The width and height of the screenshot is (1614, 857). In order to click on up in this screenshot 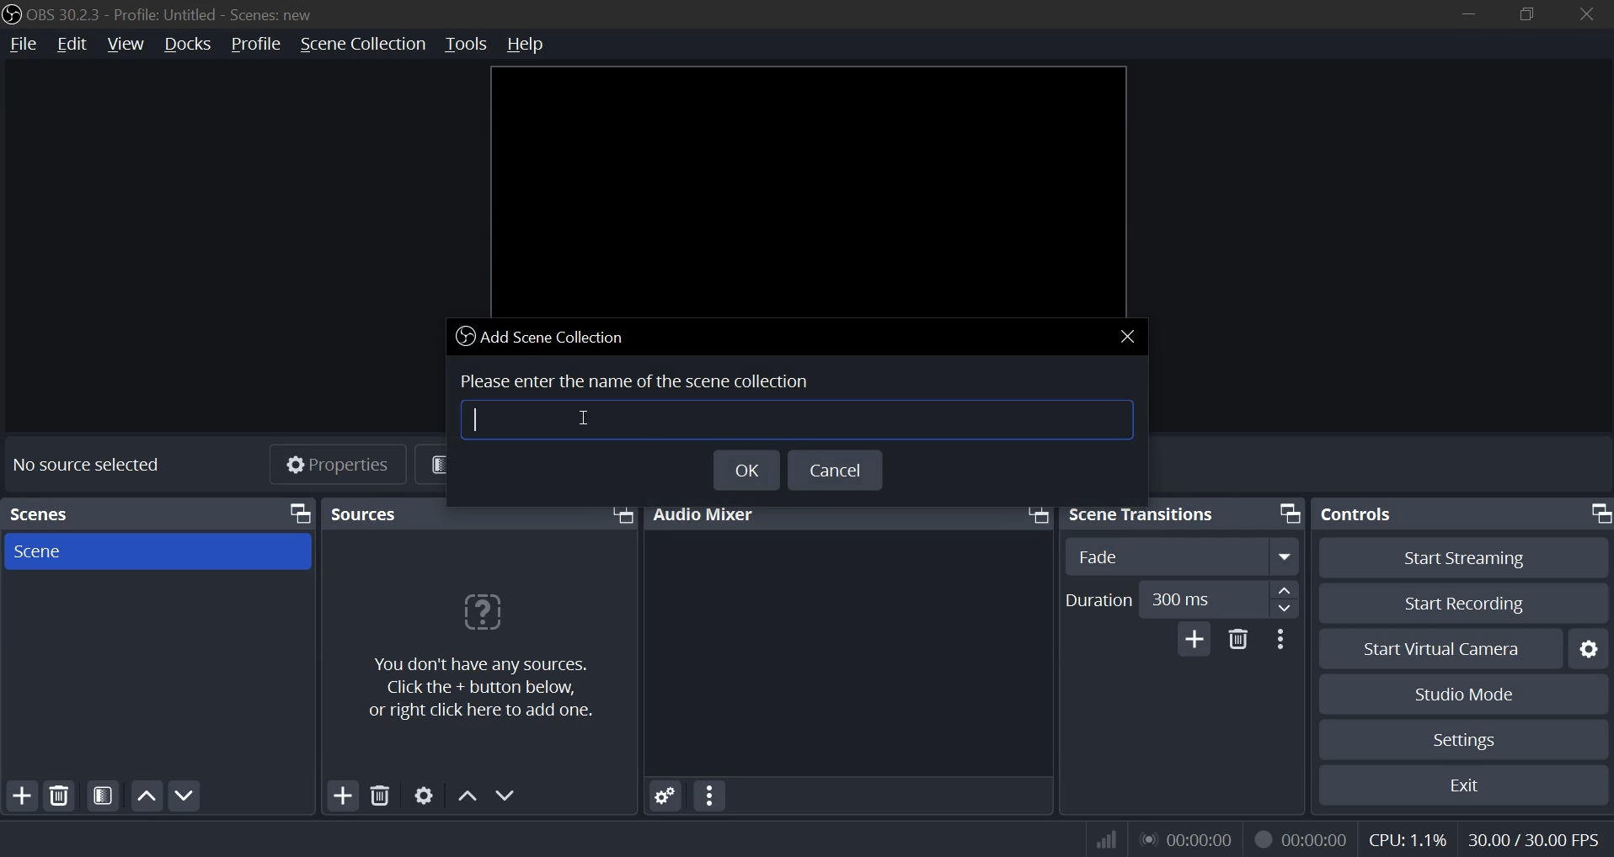, I will do `click(1283, 589)`.